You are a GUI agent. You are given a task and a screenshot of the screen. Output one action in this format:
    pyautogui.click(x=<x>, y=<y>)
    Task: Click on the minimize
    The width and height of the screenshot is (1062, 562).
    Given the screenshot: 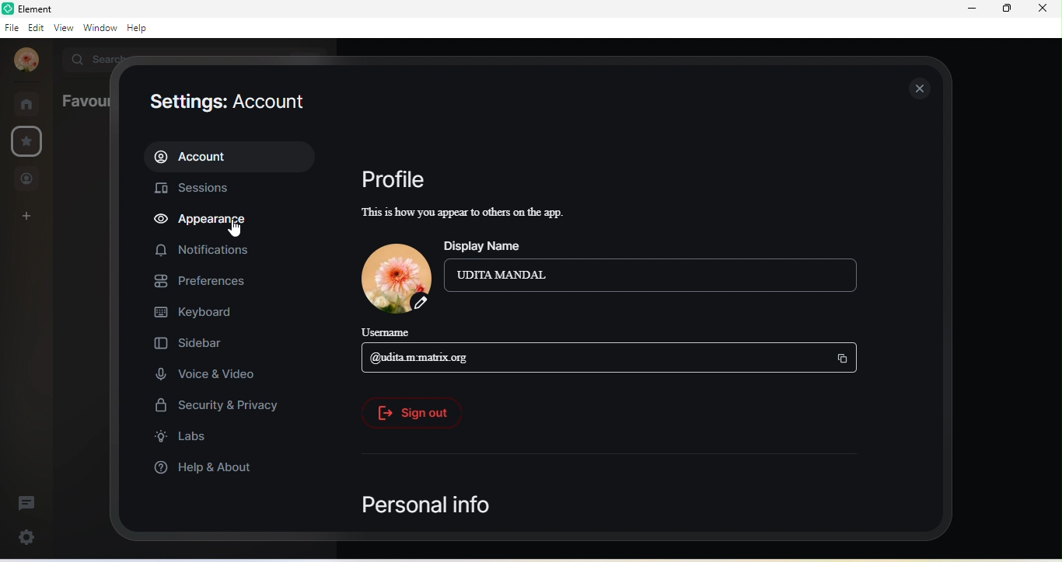 What is the action you would take?
    pyautogui.click(x=972, y=9)
    